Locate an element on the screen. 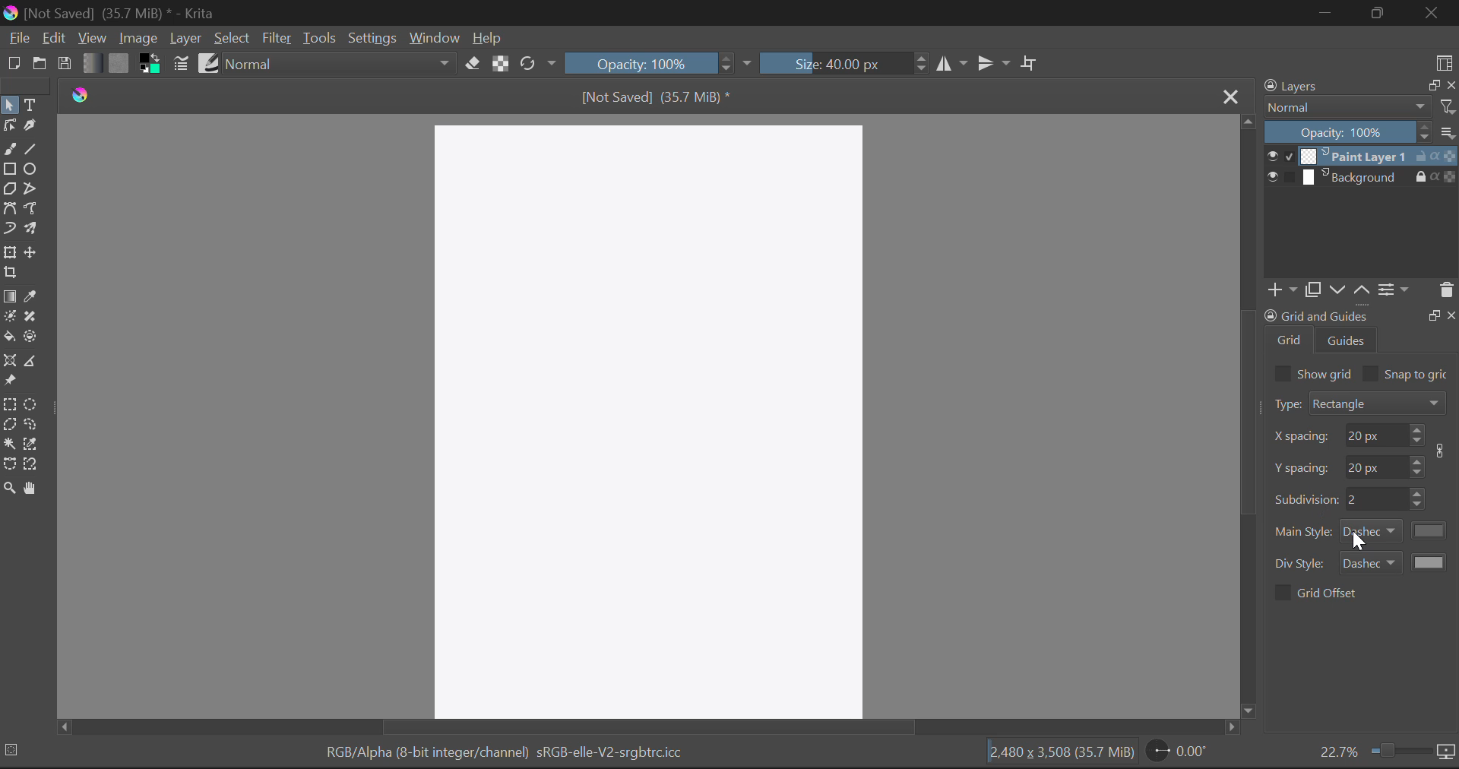  spacing x is located at coordinates (1302, 437).